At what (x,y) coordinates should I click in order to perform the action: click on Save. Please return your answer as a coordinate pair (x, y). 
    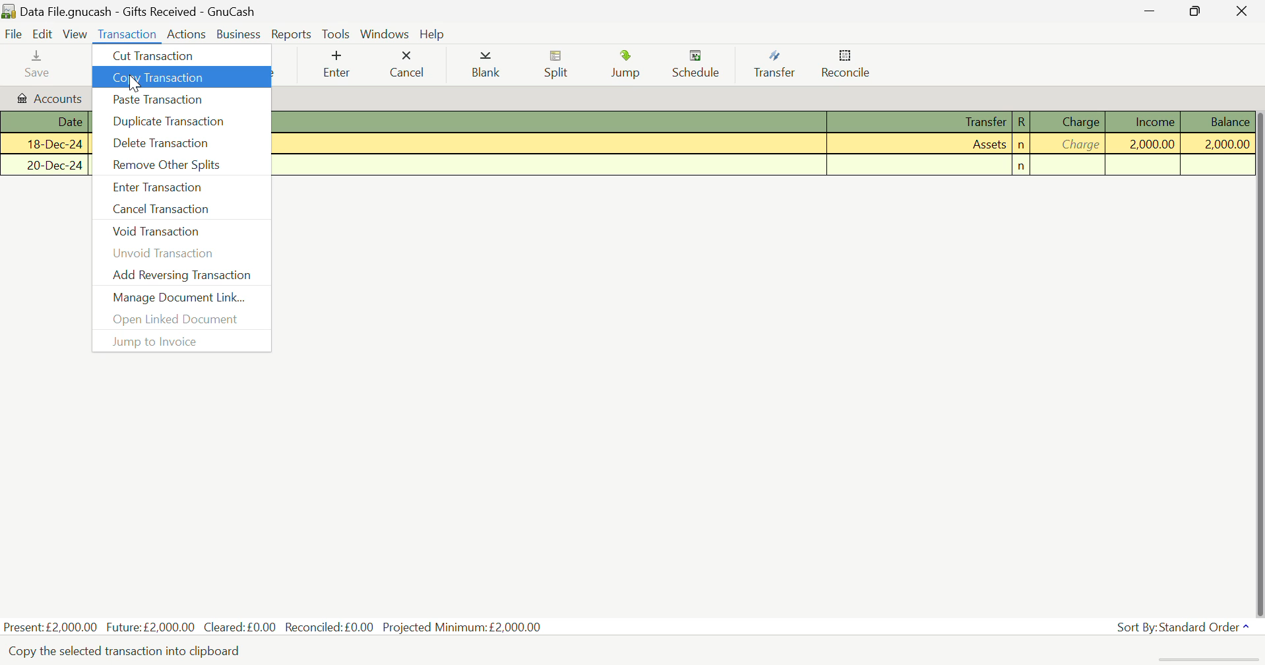
    Looking at the image, I should click on (38, 63).